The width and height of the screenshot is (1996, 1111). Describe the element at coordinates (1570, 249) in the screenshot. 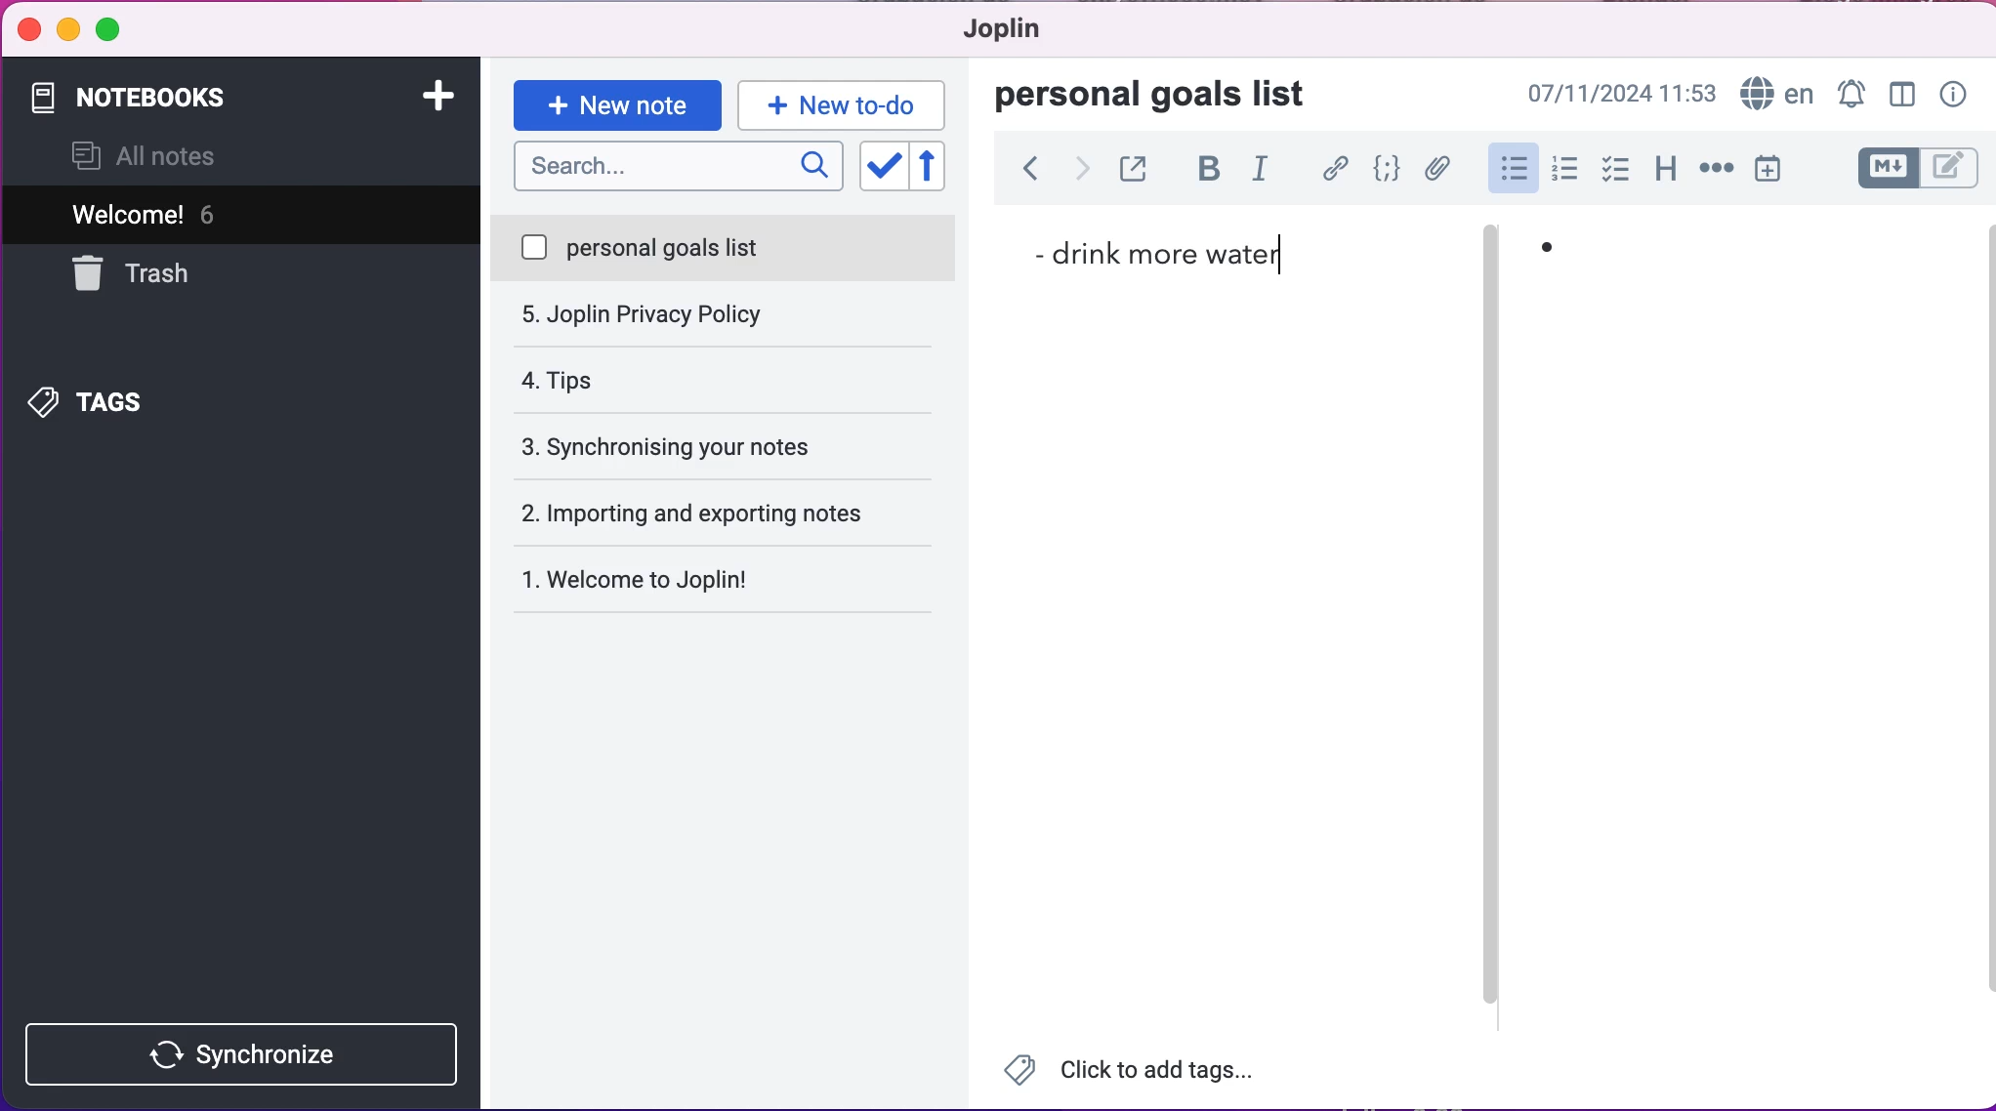

I see `bullet` at that location.